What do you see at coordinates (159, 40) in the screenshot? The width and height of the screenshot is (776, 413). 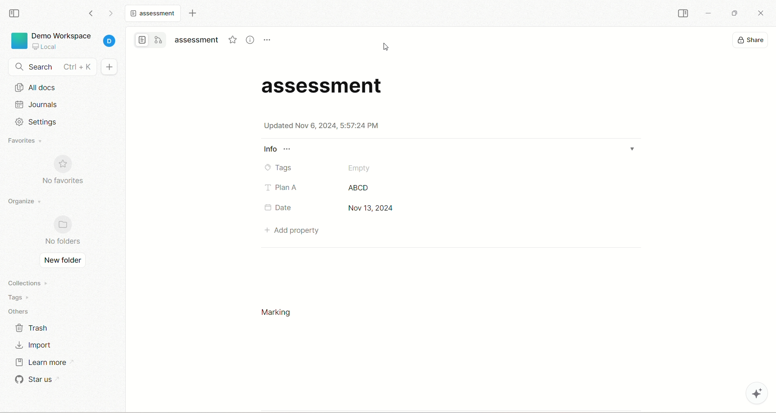 I see `edgeless mode` at bounding box center [159, 40].